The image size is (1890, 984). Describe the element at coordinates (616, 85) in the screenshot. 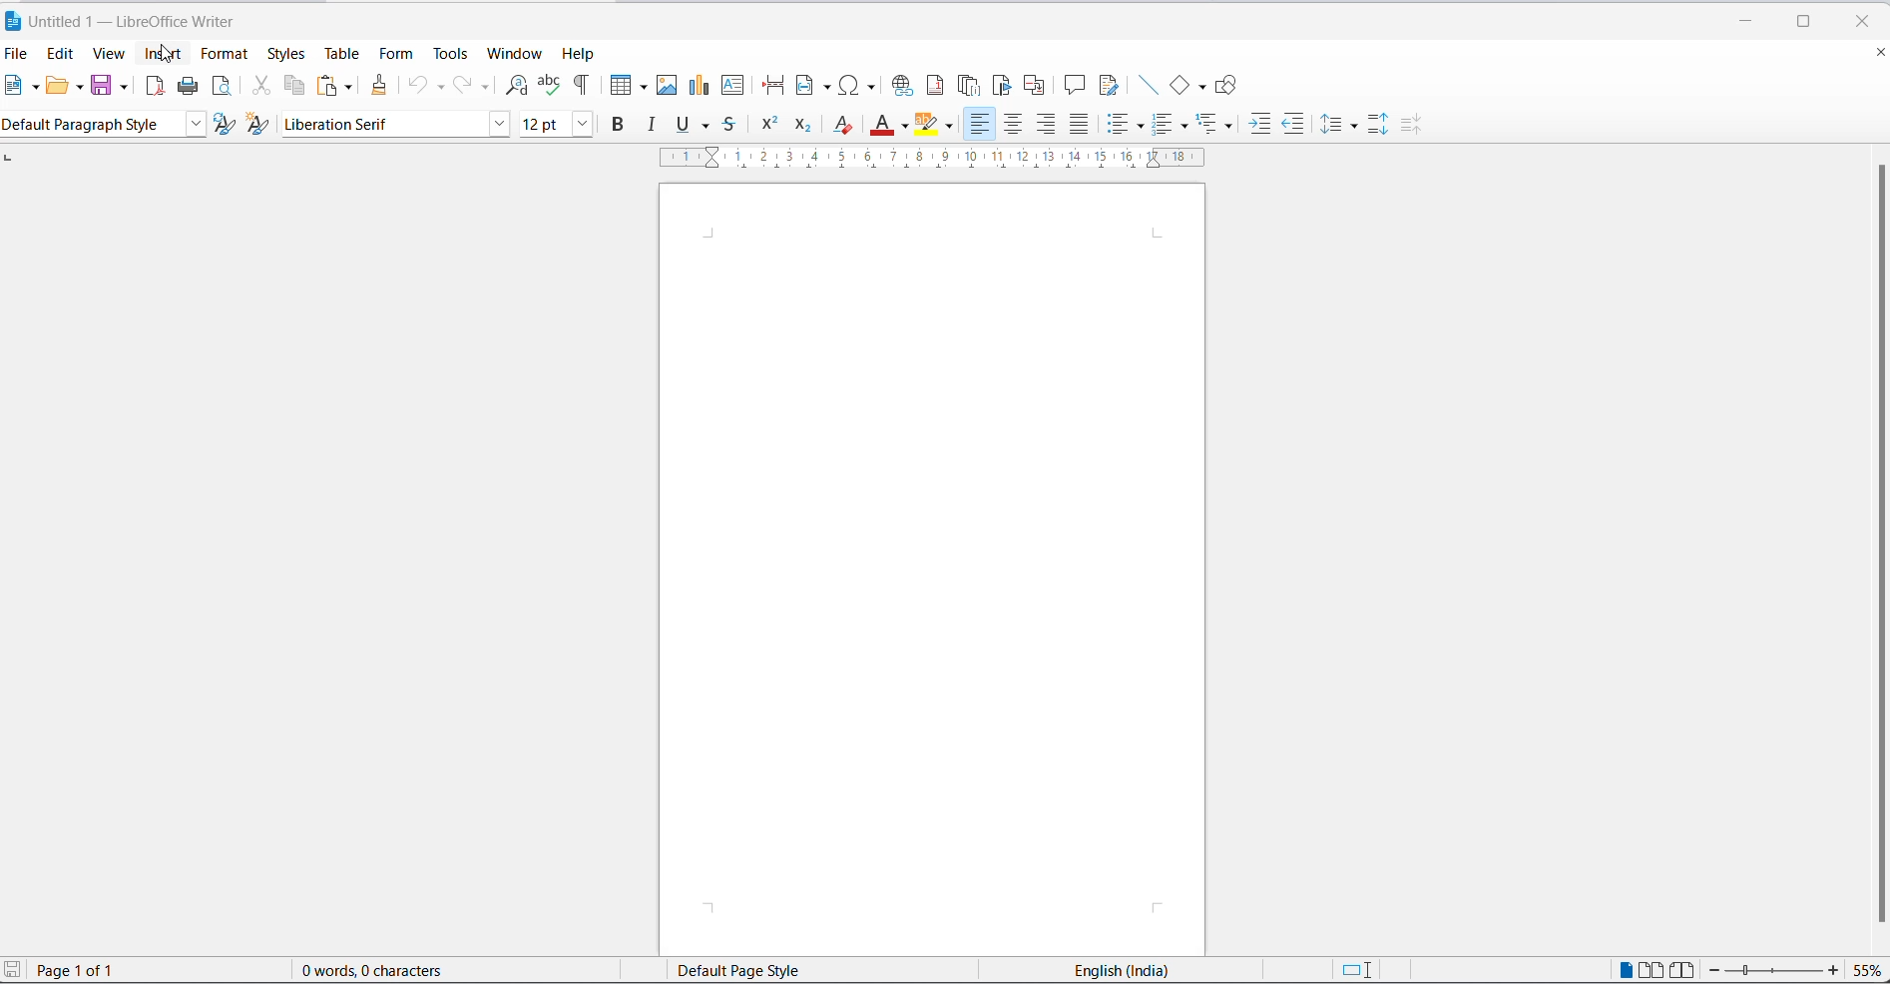

I see `insert table` at that location.